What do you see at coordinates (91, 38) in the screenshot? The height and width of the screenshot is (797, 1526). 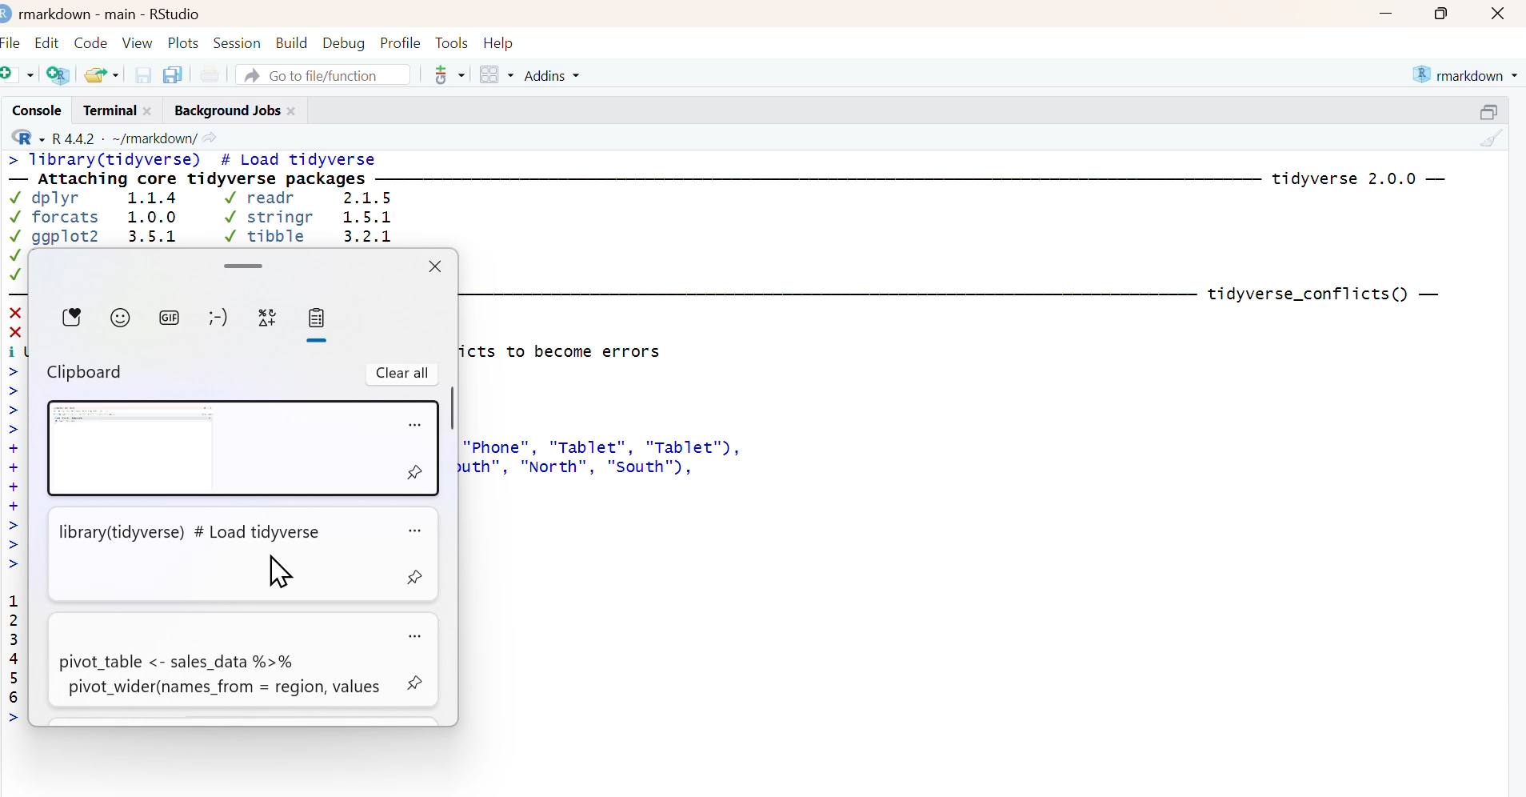 I see `Code` at bounding box center [91, 38].